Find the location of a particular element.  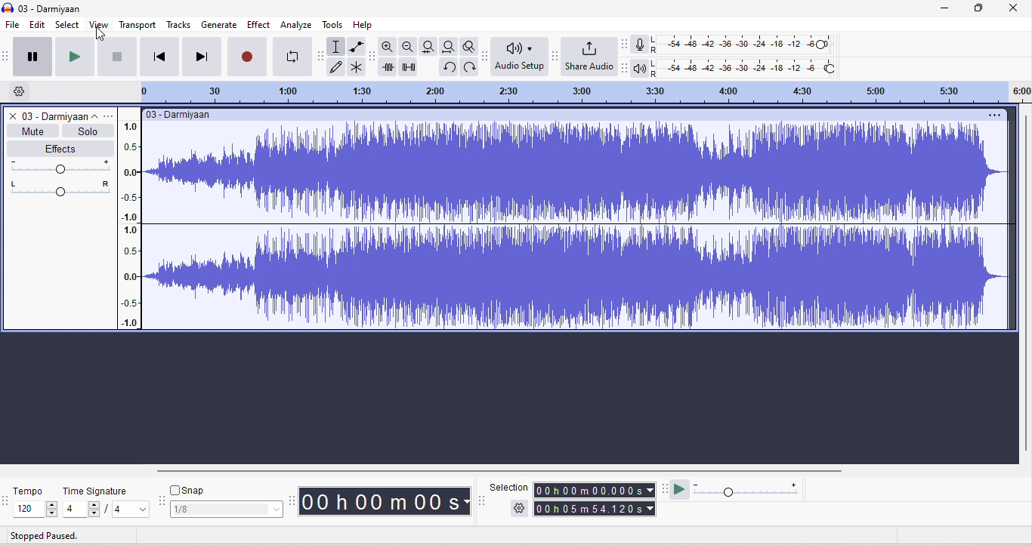

view is located at coordinates (100, 24).